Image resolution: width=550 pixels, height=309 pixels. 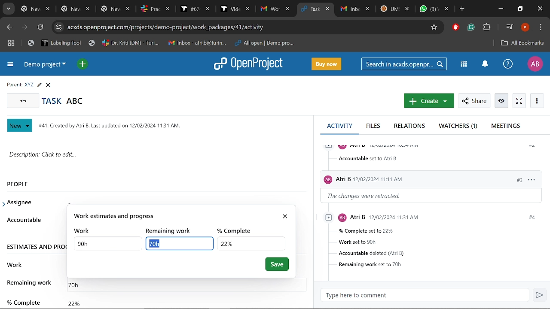 I want to click on Profile, so click(x=525, y=27).